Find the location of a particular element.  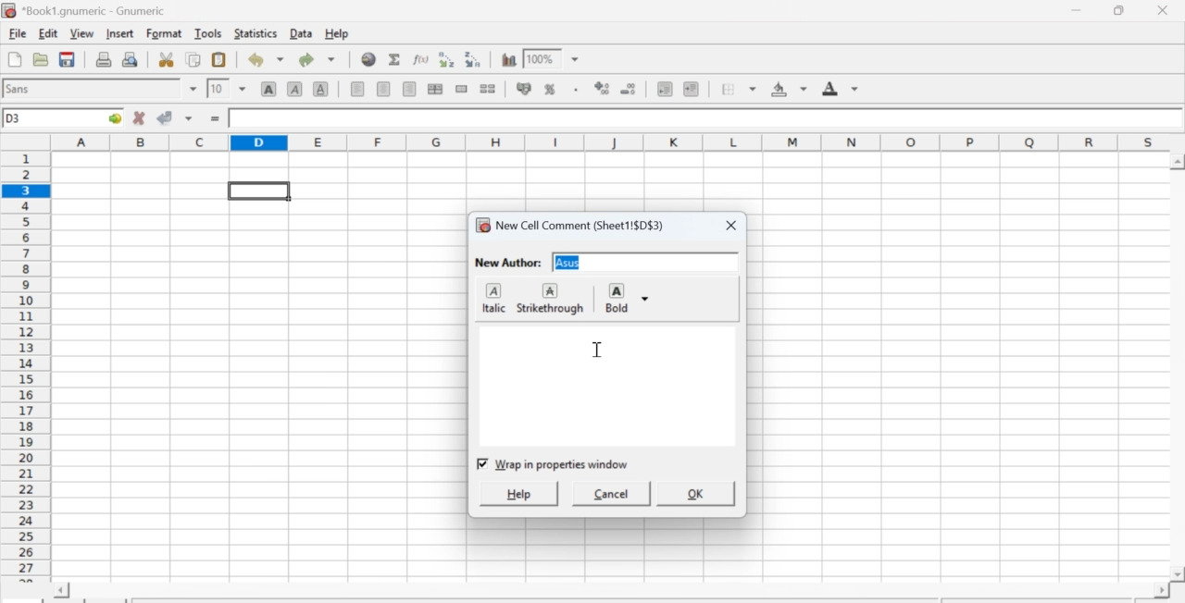

Include thousands separator is located at coordinates (576, 91).